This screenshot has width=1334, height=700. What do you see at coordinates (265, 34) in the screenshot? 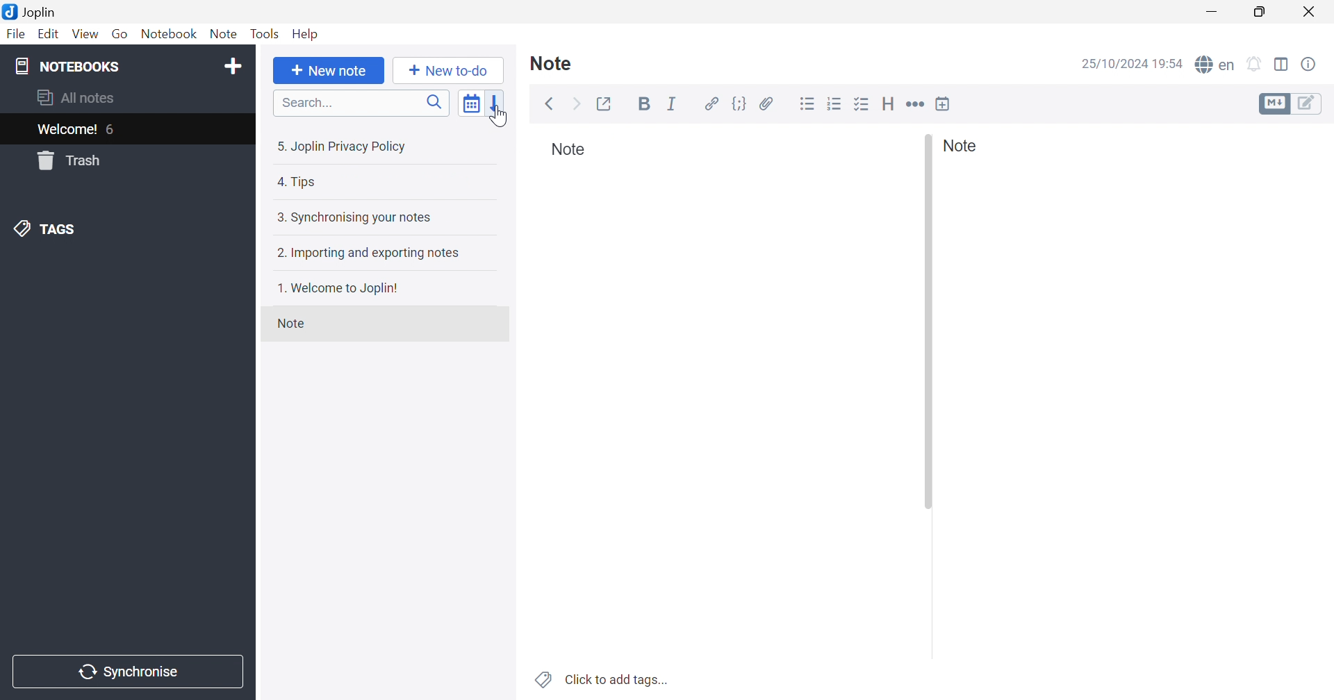
I see `Tools` at bounding box center [265, 34].